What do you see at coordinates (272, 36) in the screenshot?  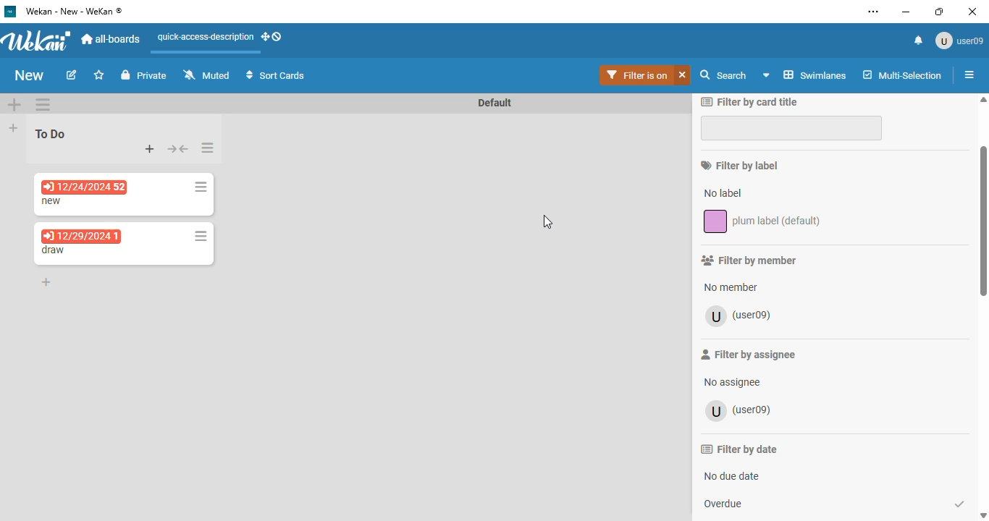 I see `show-desktop-drag-handles` at bounding box center [272, 36].